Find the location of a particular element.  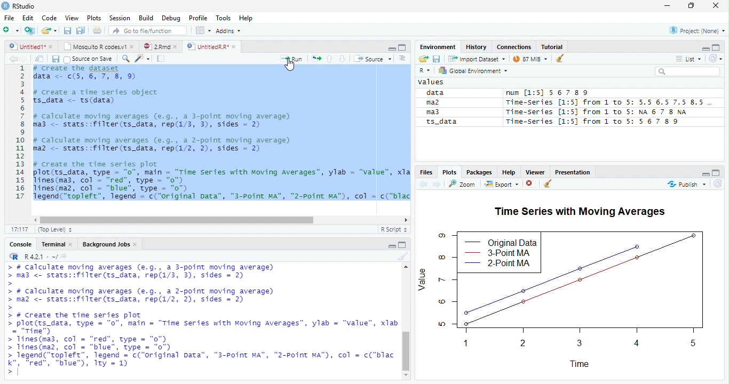

vertical scrollbar is located at coordinates (406, 330).